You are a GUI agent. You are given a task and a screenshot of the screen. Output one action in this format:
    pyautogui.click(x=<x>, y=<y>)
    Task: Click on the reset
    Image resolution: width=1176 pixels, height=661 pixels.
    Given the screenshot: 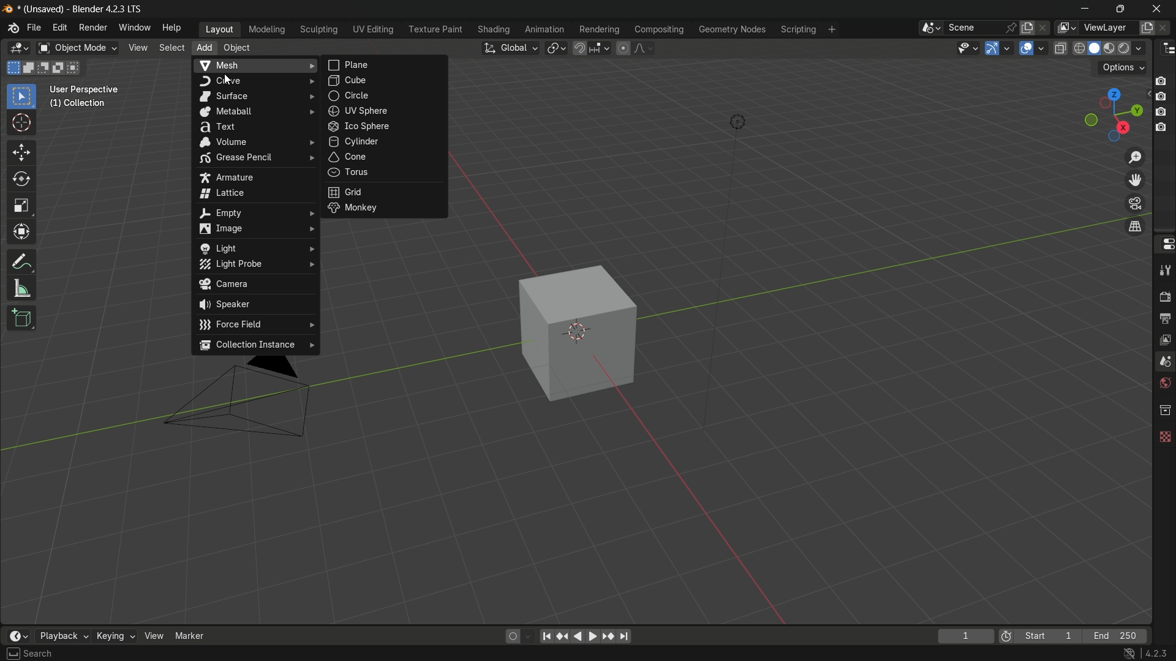 What is the action you would take?
    pyautogui.click(x=564, y=637)
    